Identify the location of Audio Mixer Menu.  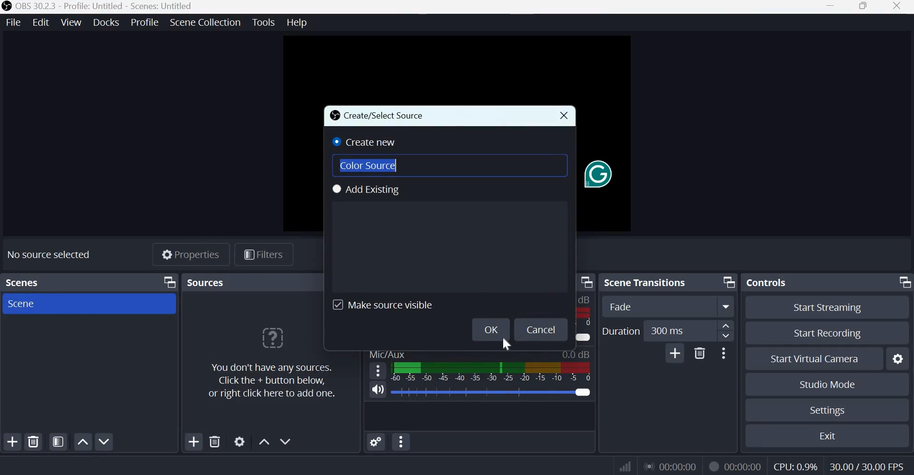
(401, 442).